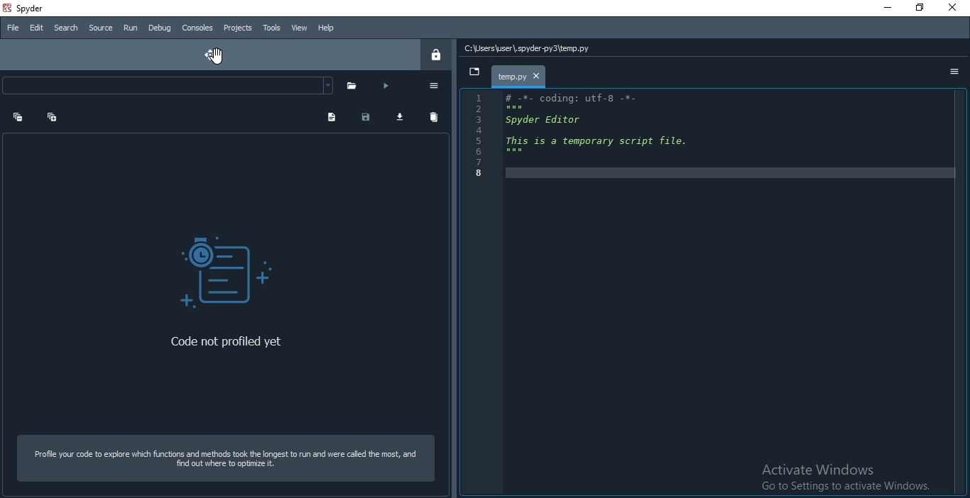  What do you see at coordinates (101, 28) in the screenshot?
I see `Source` at bounding box center [101, 28].